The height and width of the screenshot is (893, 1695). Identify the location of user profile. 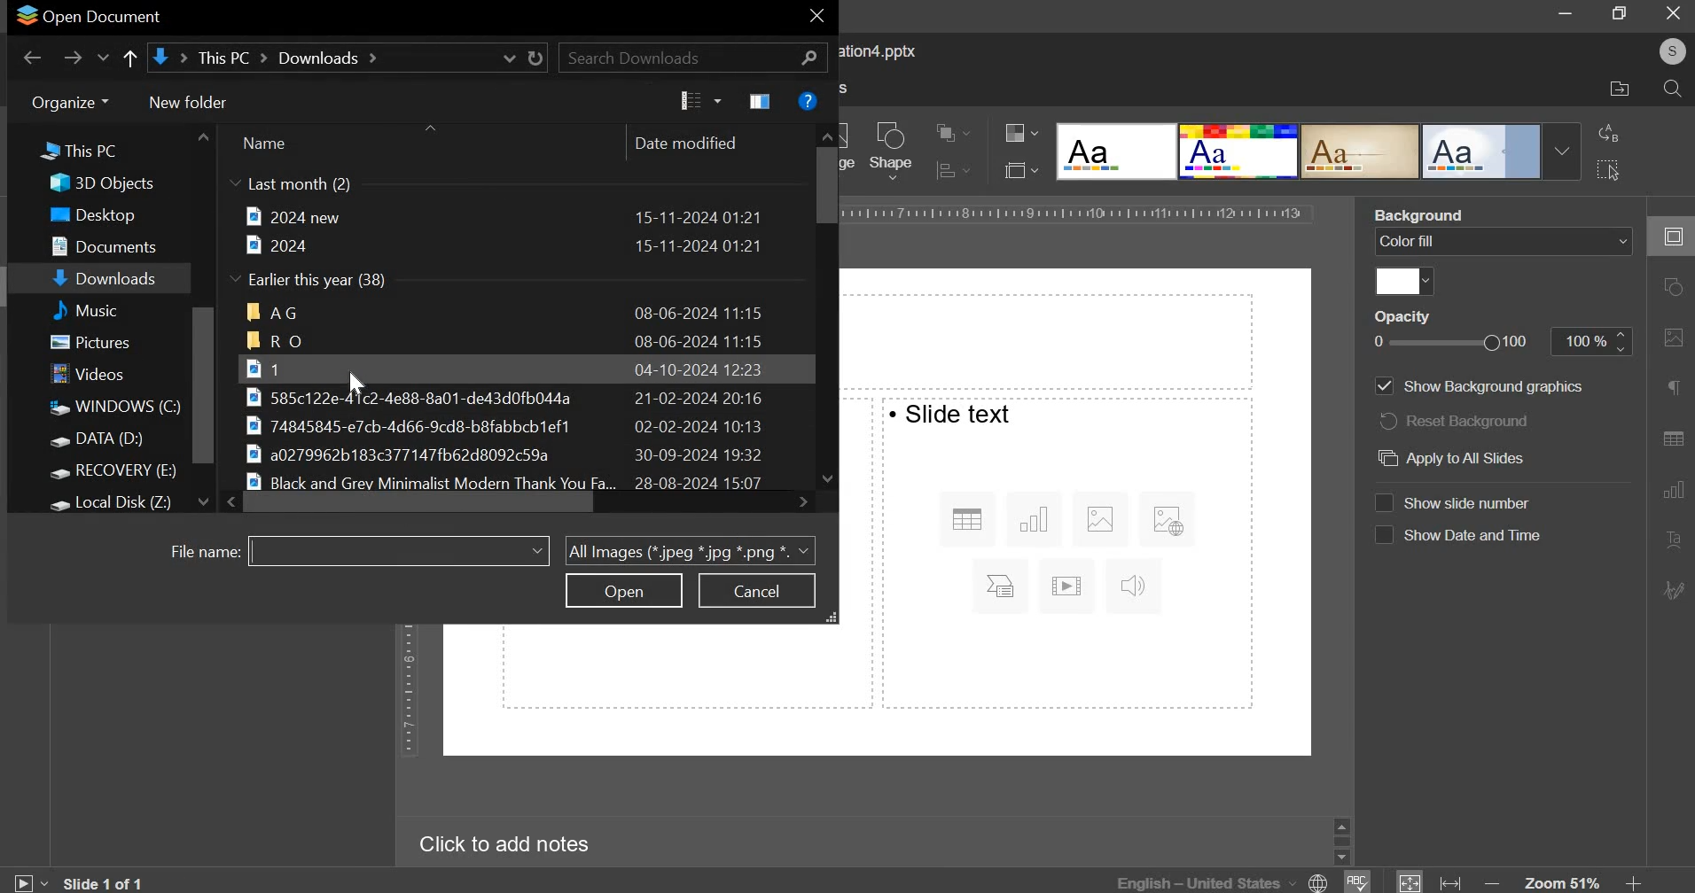
(1671, 51).